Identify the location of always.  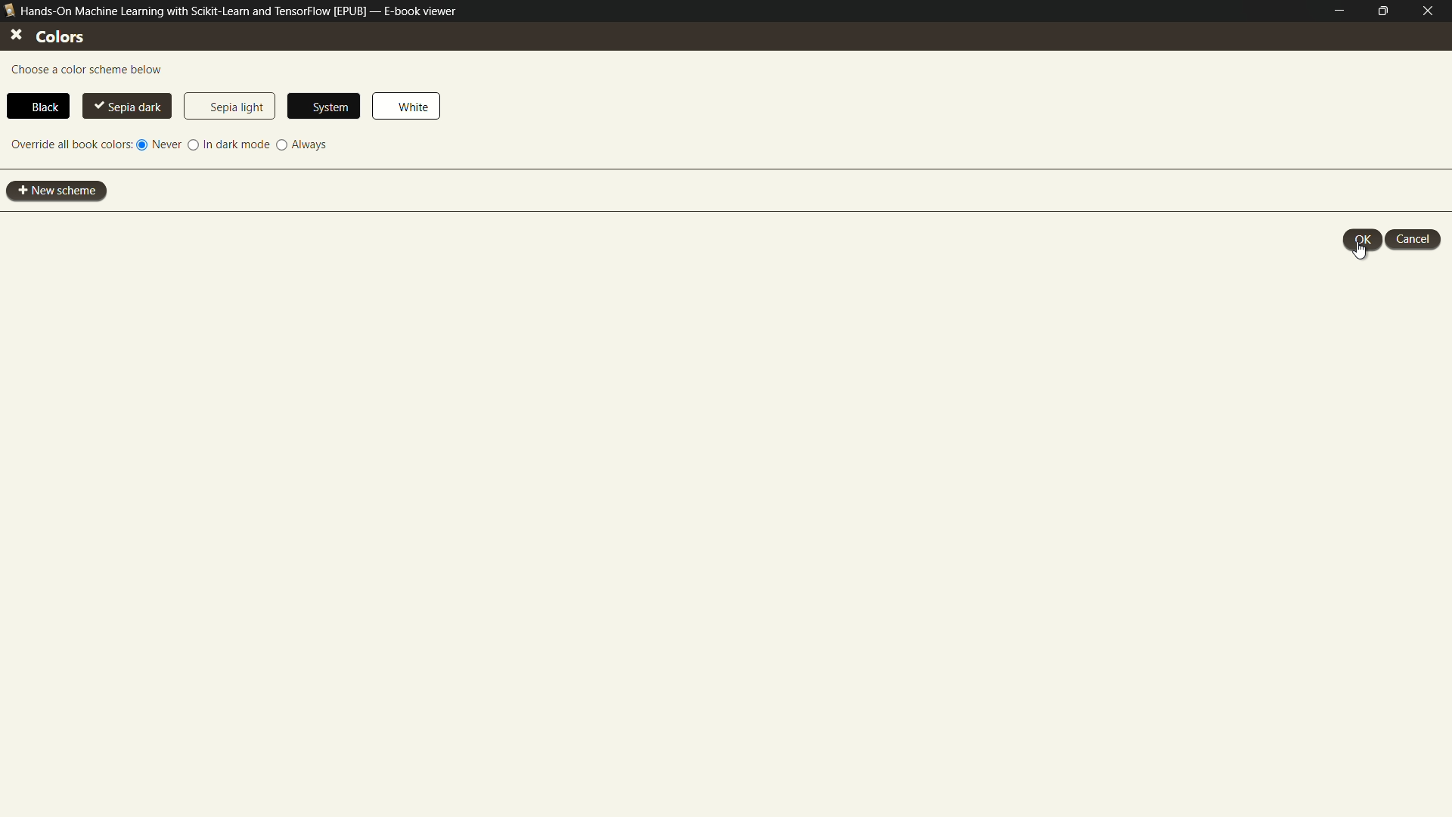
(305, 146).